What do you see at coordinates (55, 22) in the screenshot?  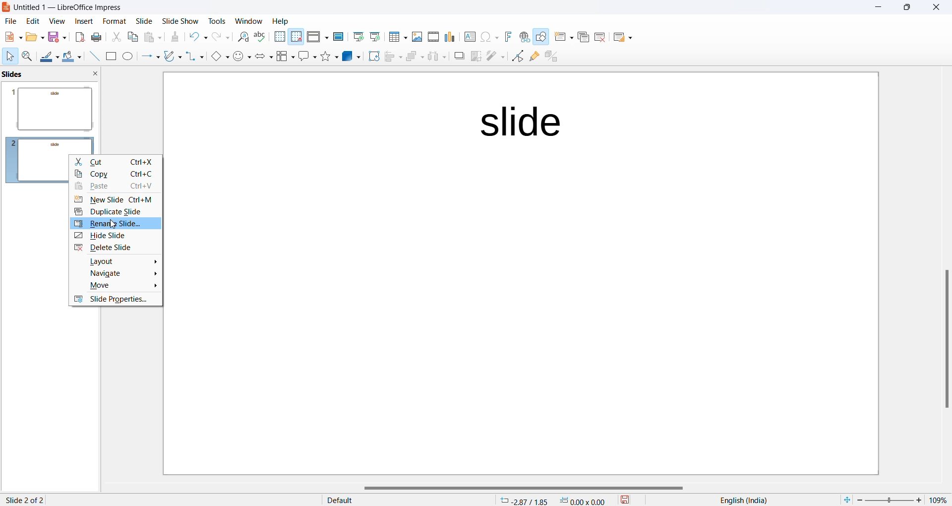 I see `view` at bounding box center [55, 22].